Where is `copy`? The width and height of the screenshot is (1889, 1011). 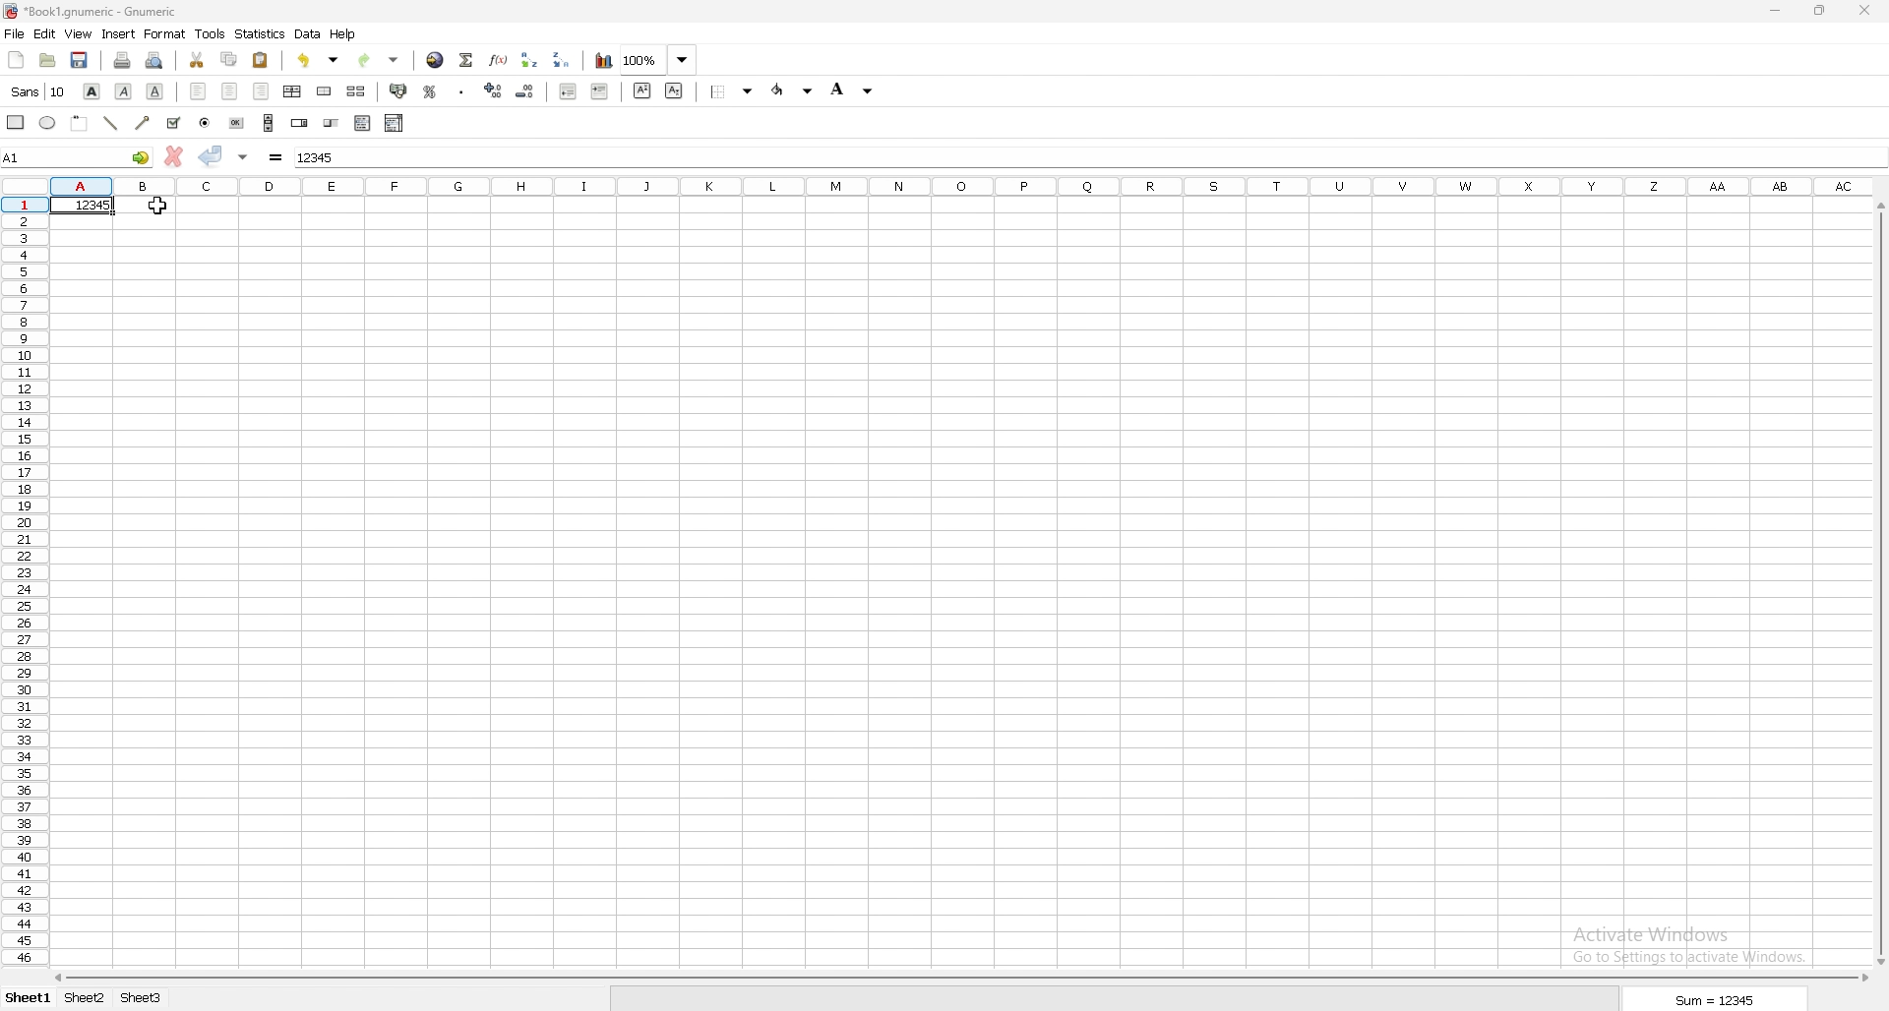 copy is located at coordinates (228, 60).